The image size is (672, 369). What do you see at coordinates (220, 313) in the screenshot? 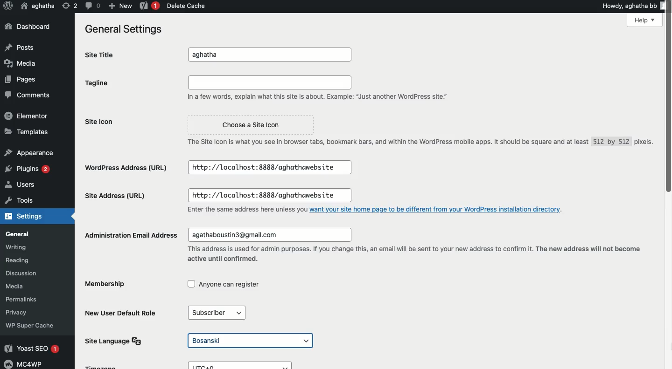
I see `Subscriber` at bounding box center [220, 313].